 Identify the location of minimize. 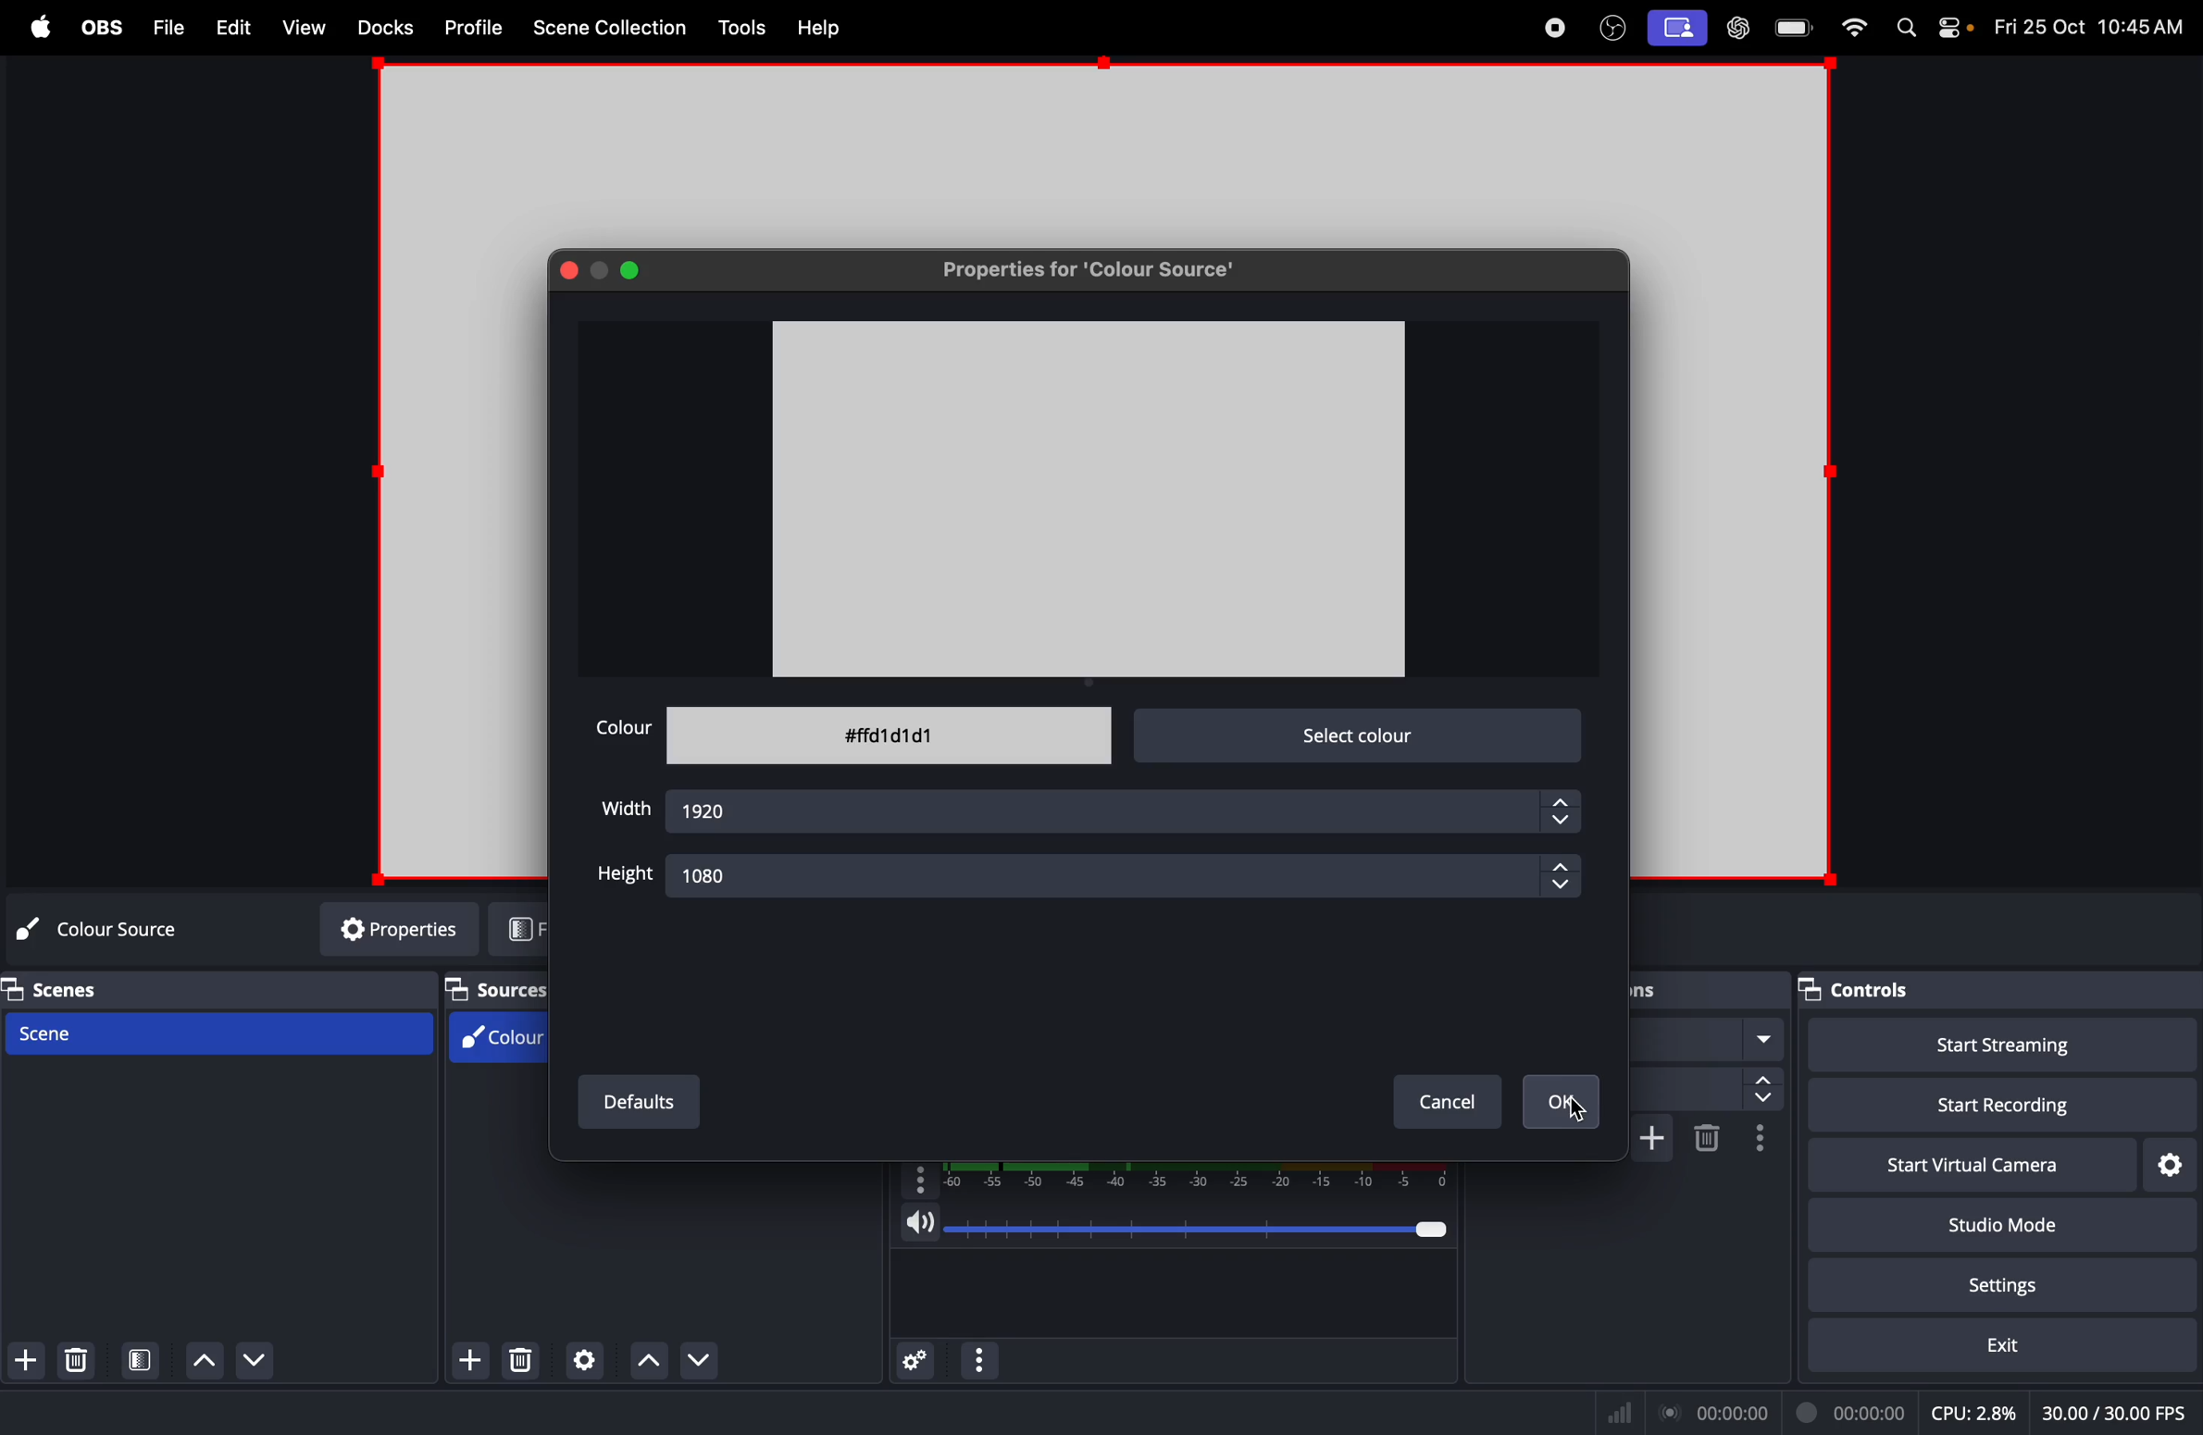
(600, 269).